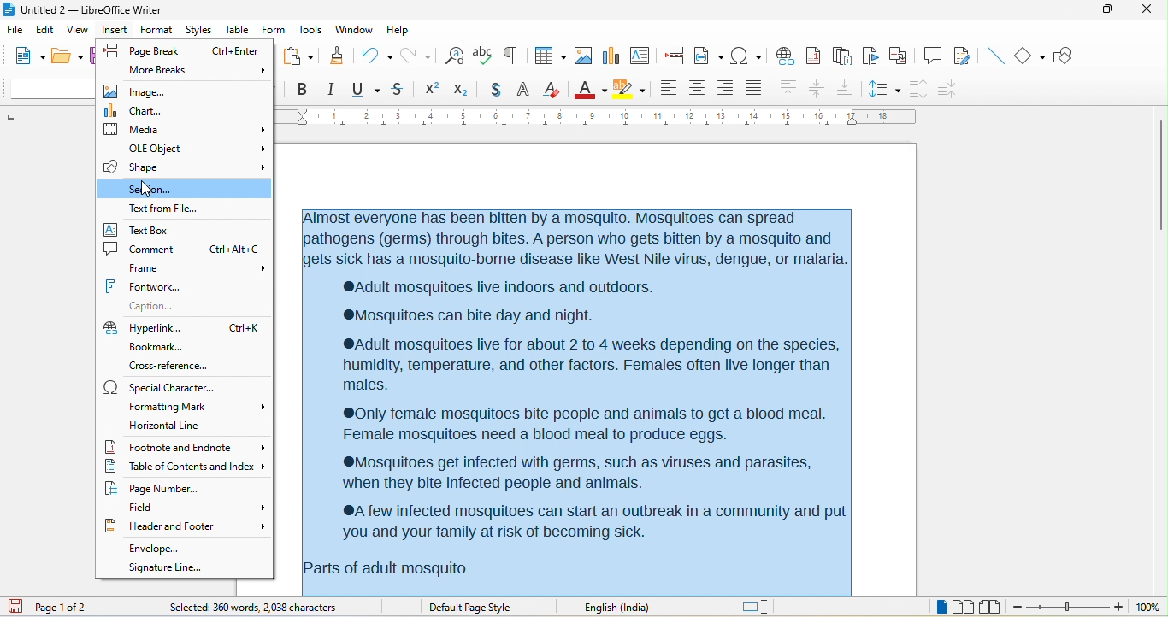 The image size is (1168, 617). Describe the element at coordinates (932, 55) in the screenshot. I see `comment` at that location.